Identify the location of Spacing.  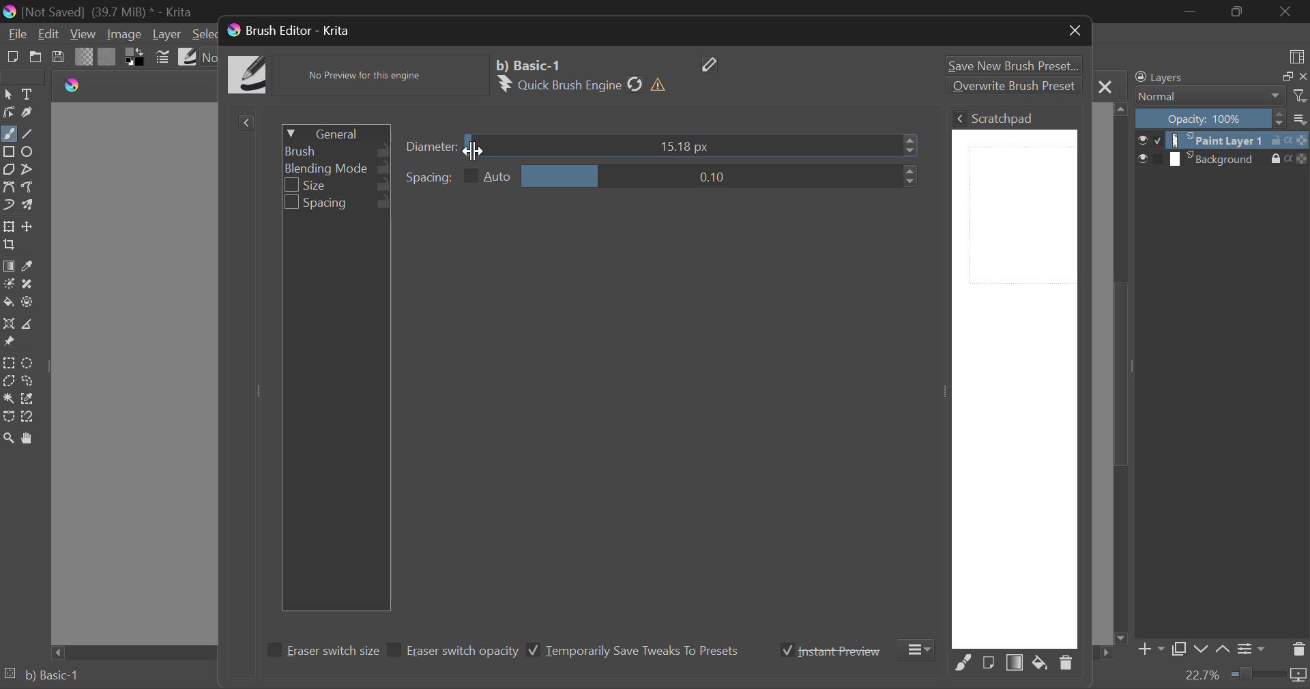
(662, 176).